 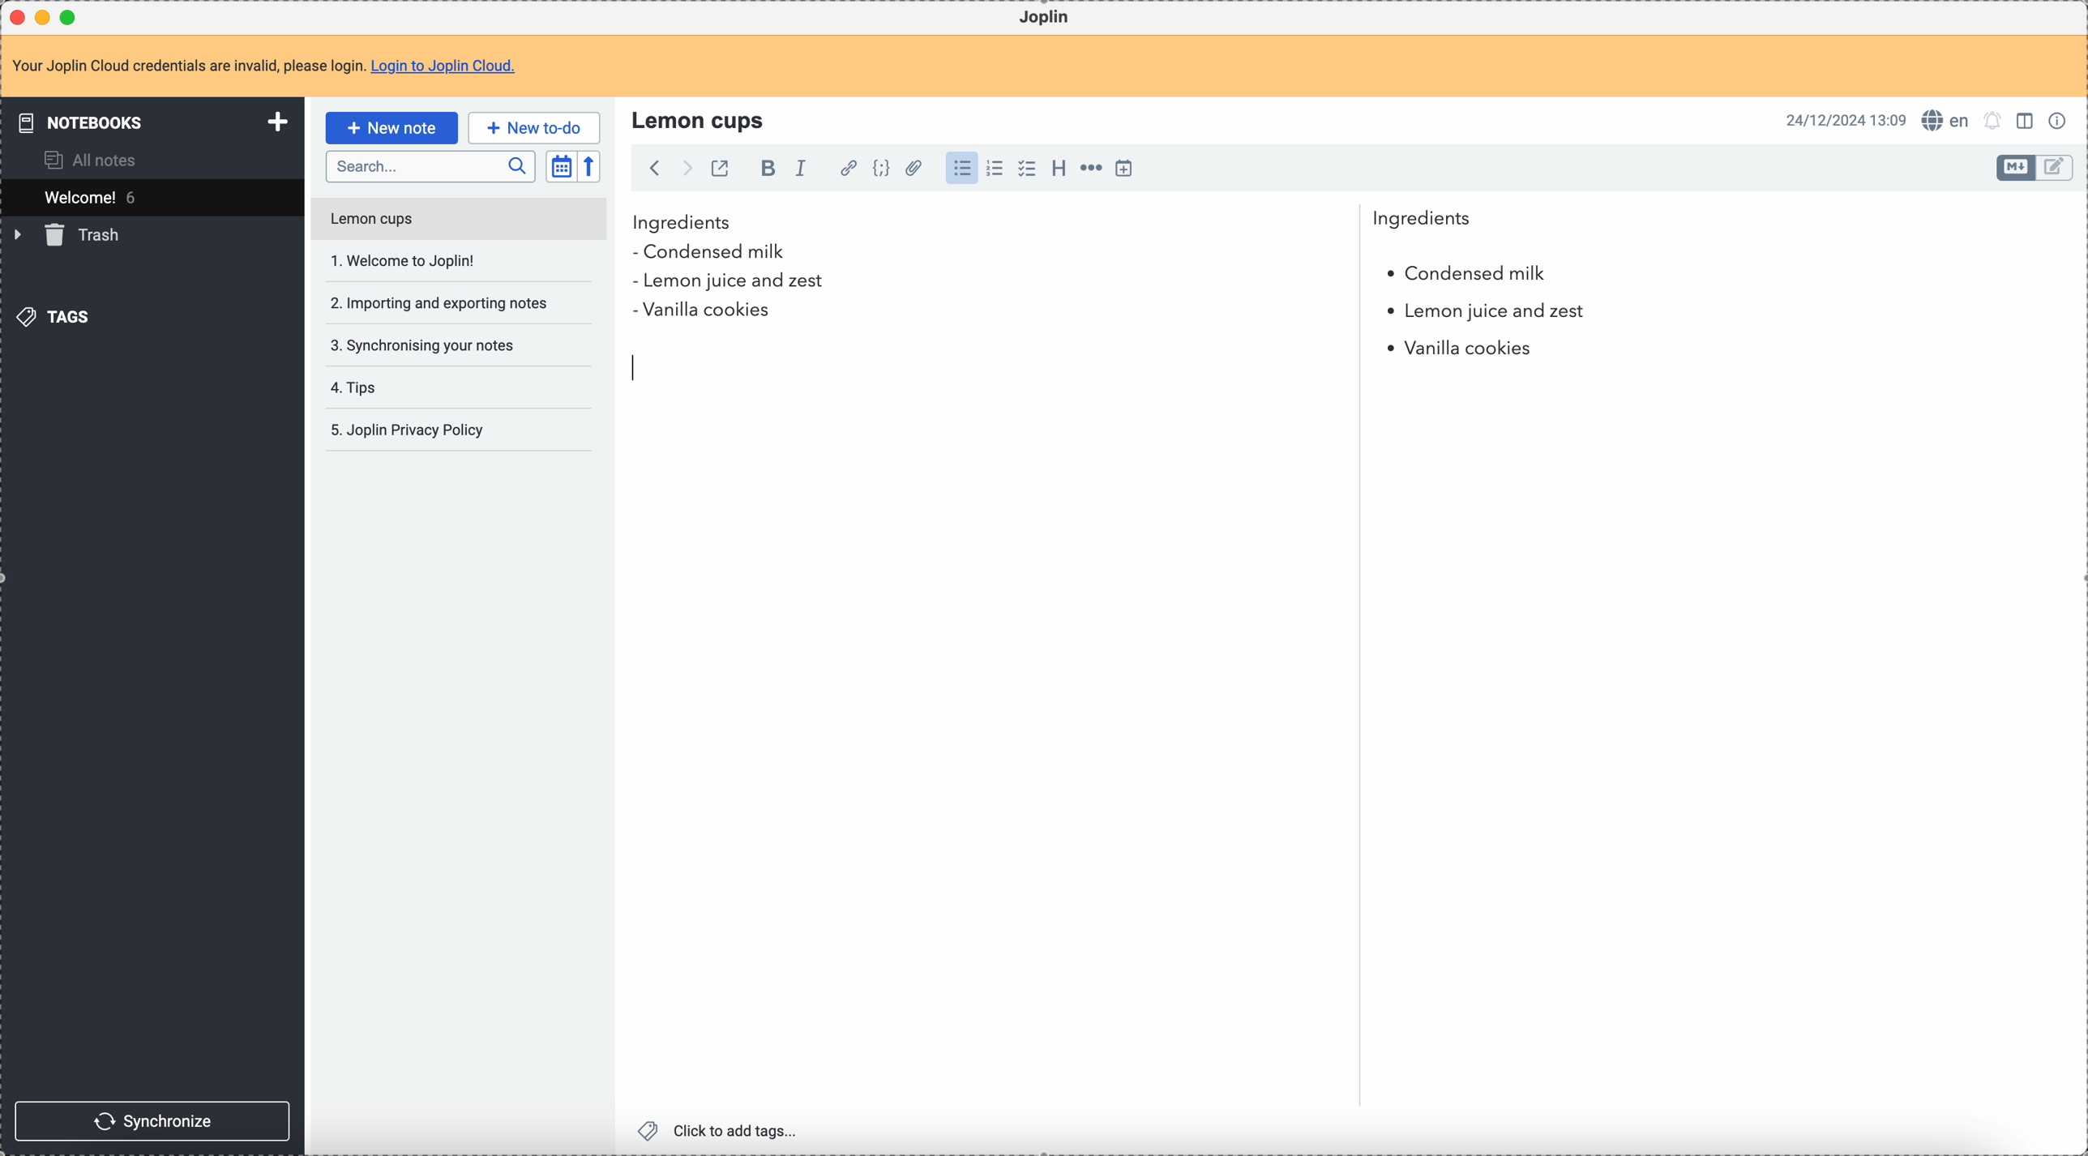 What do you see at coordinates (702, 311) in the screenshot?
I see `vanilla cookies` at bounding box center [702, 311].